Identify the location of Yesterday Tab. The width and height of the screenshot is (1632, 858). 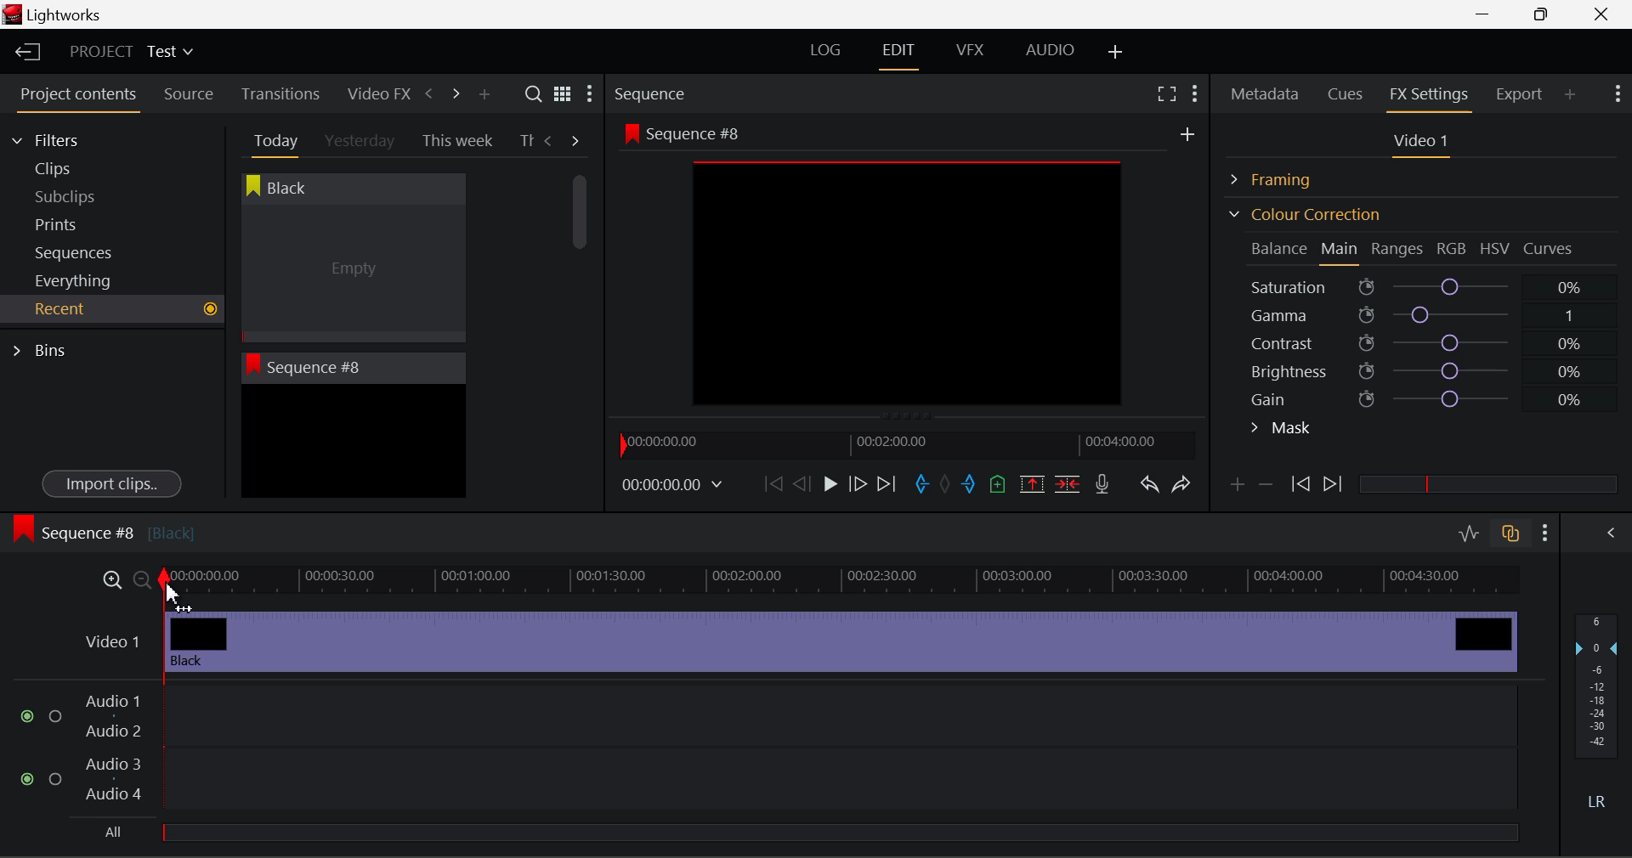
(361, 142).